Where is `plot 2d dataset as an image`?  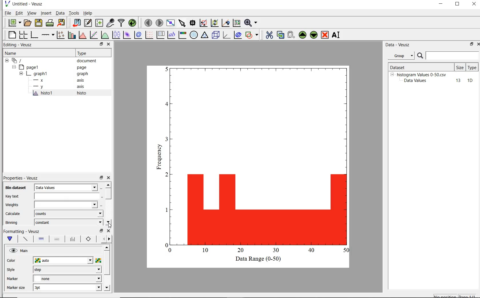 plot 2d dataset as an image is located at coordinates (127, 35).